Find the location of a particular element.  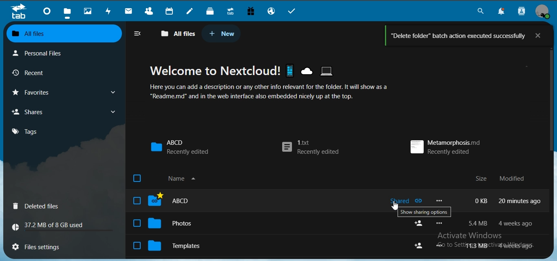

ABCD recently edited is located at coordinates (180, 147).